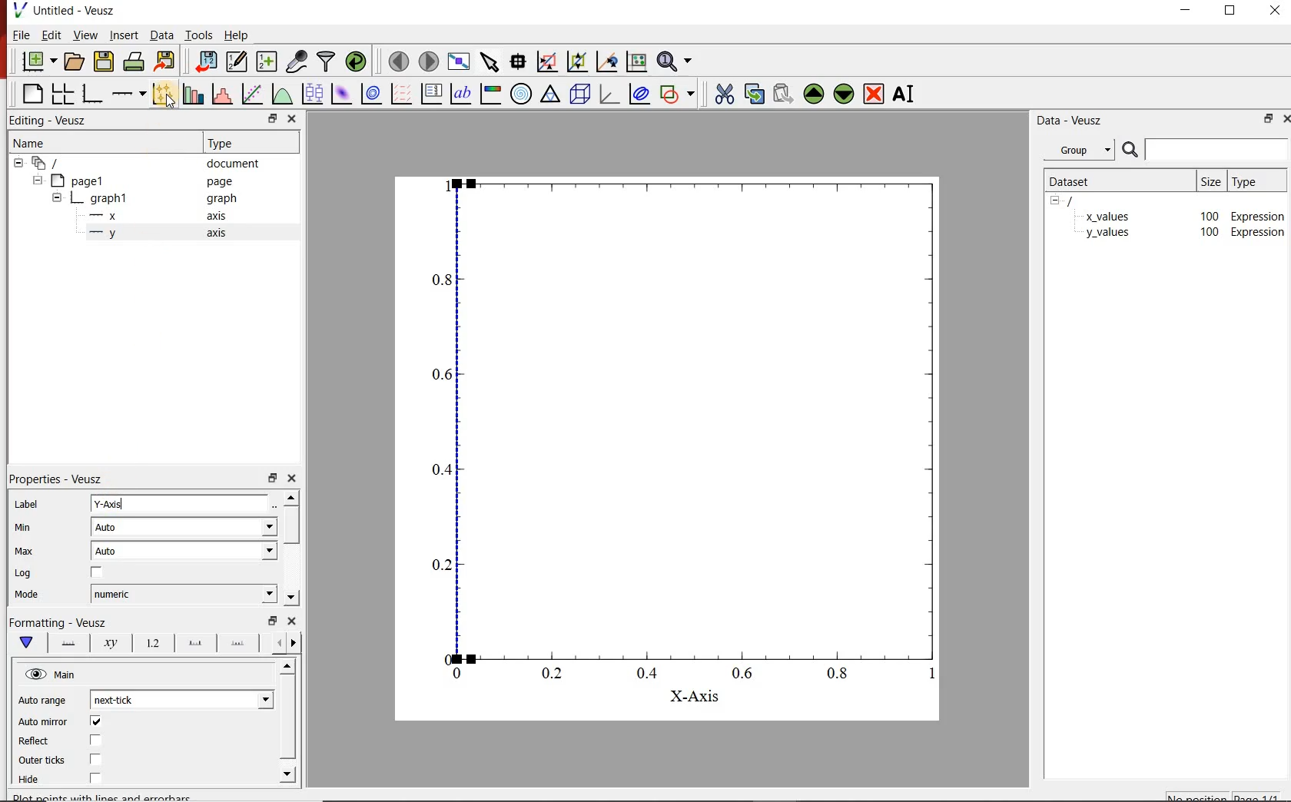  Describe the element at coordinates (231, 164) in the screenshot. I see `document` at that location.